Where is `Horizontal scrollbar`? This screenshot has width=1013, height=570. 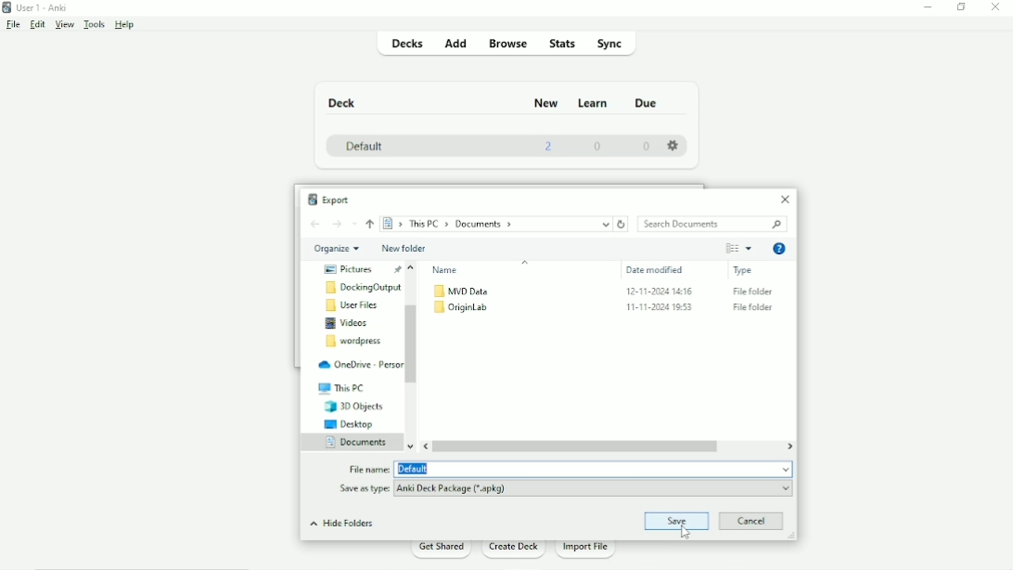
Horizontal scrollbar is located at coordinates (611, 448).